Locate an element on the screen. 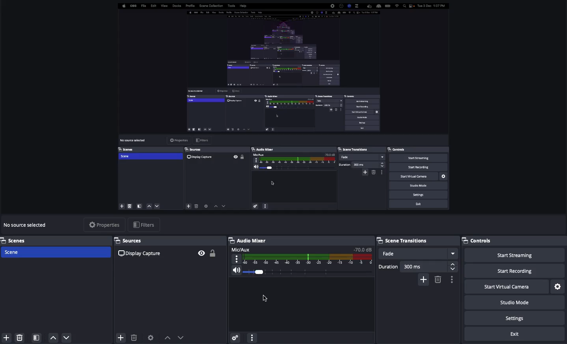  Controls is located at coordinates (480, 240).